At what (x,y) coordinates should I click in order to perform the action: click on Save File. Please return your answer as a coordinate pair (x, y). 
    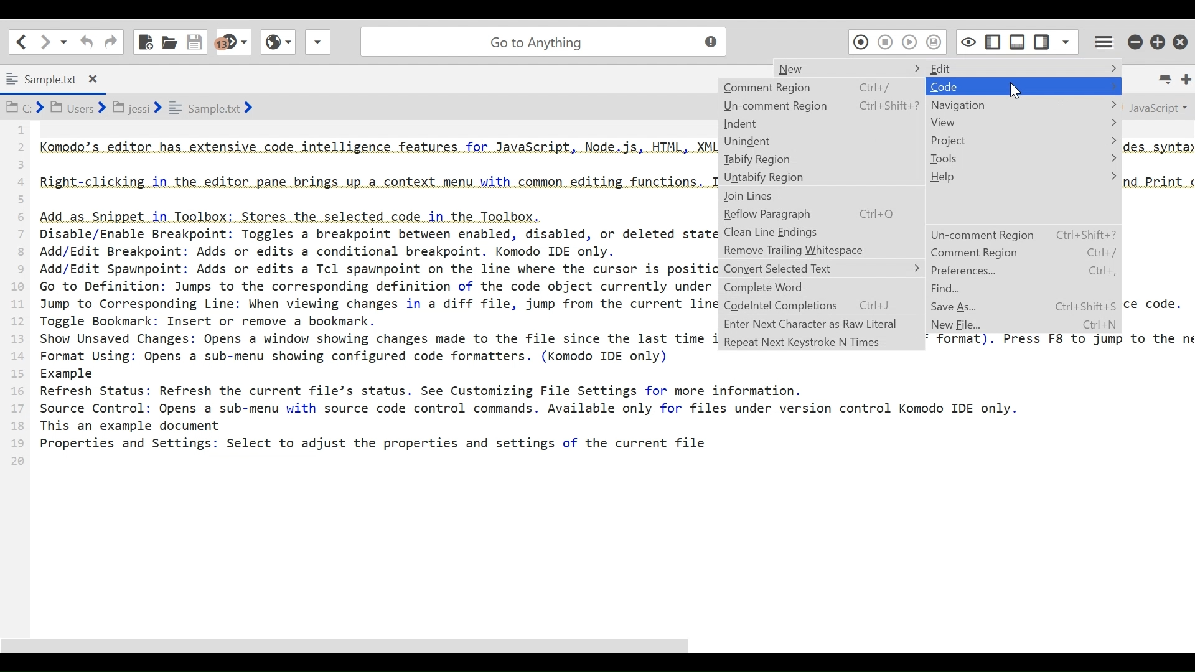
    Looking at the image, I should click on (196, 40).